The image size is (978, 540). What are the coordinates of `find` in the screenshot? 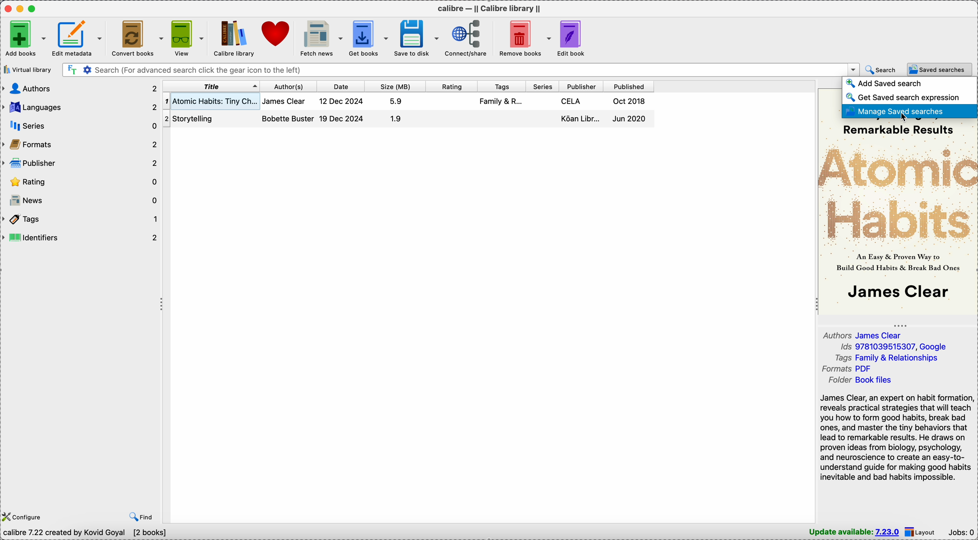 It's located at (143, 516).